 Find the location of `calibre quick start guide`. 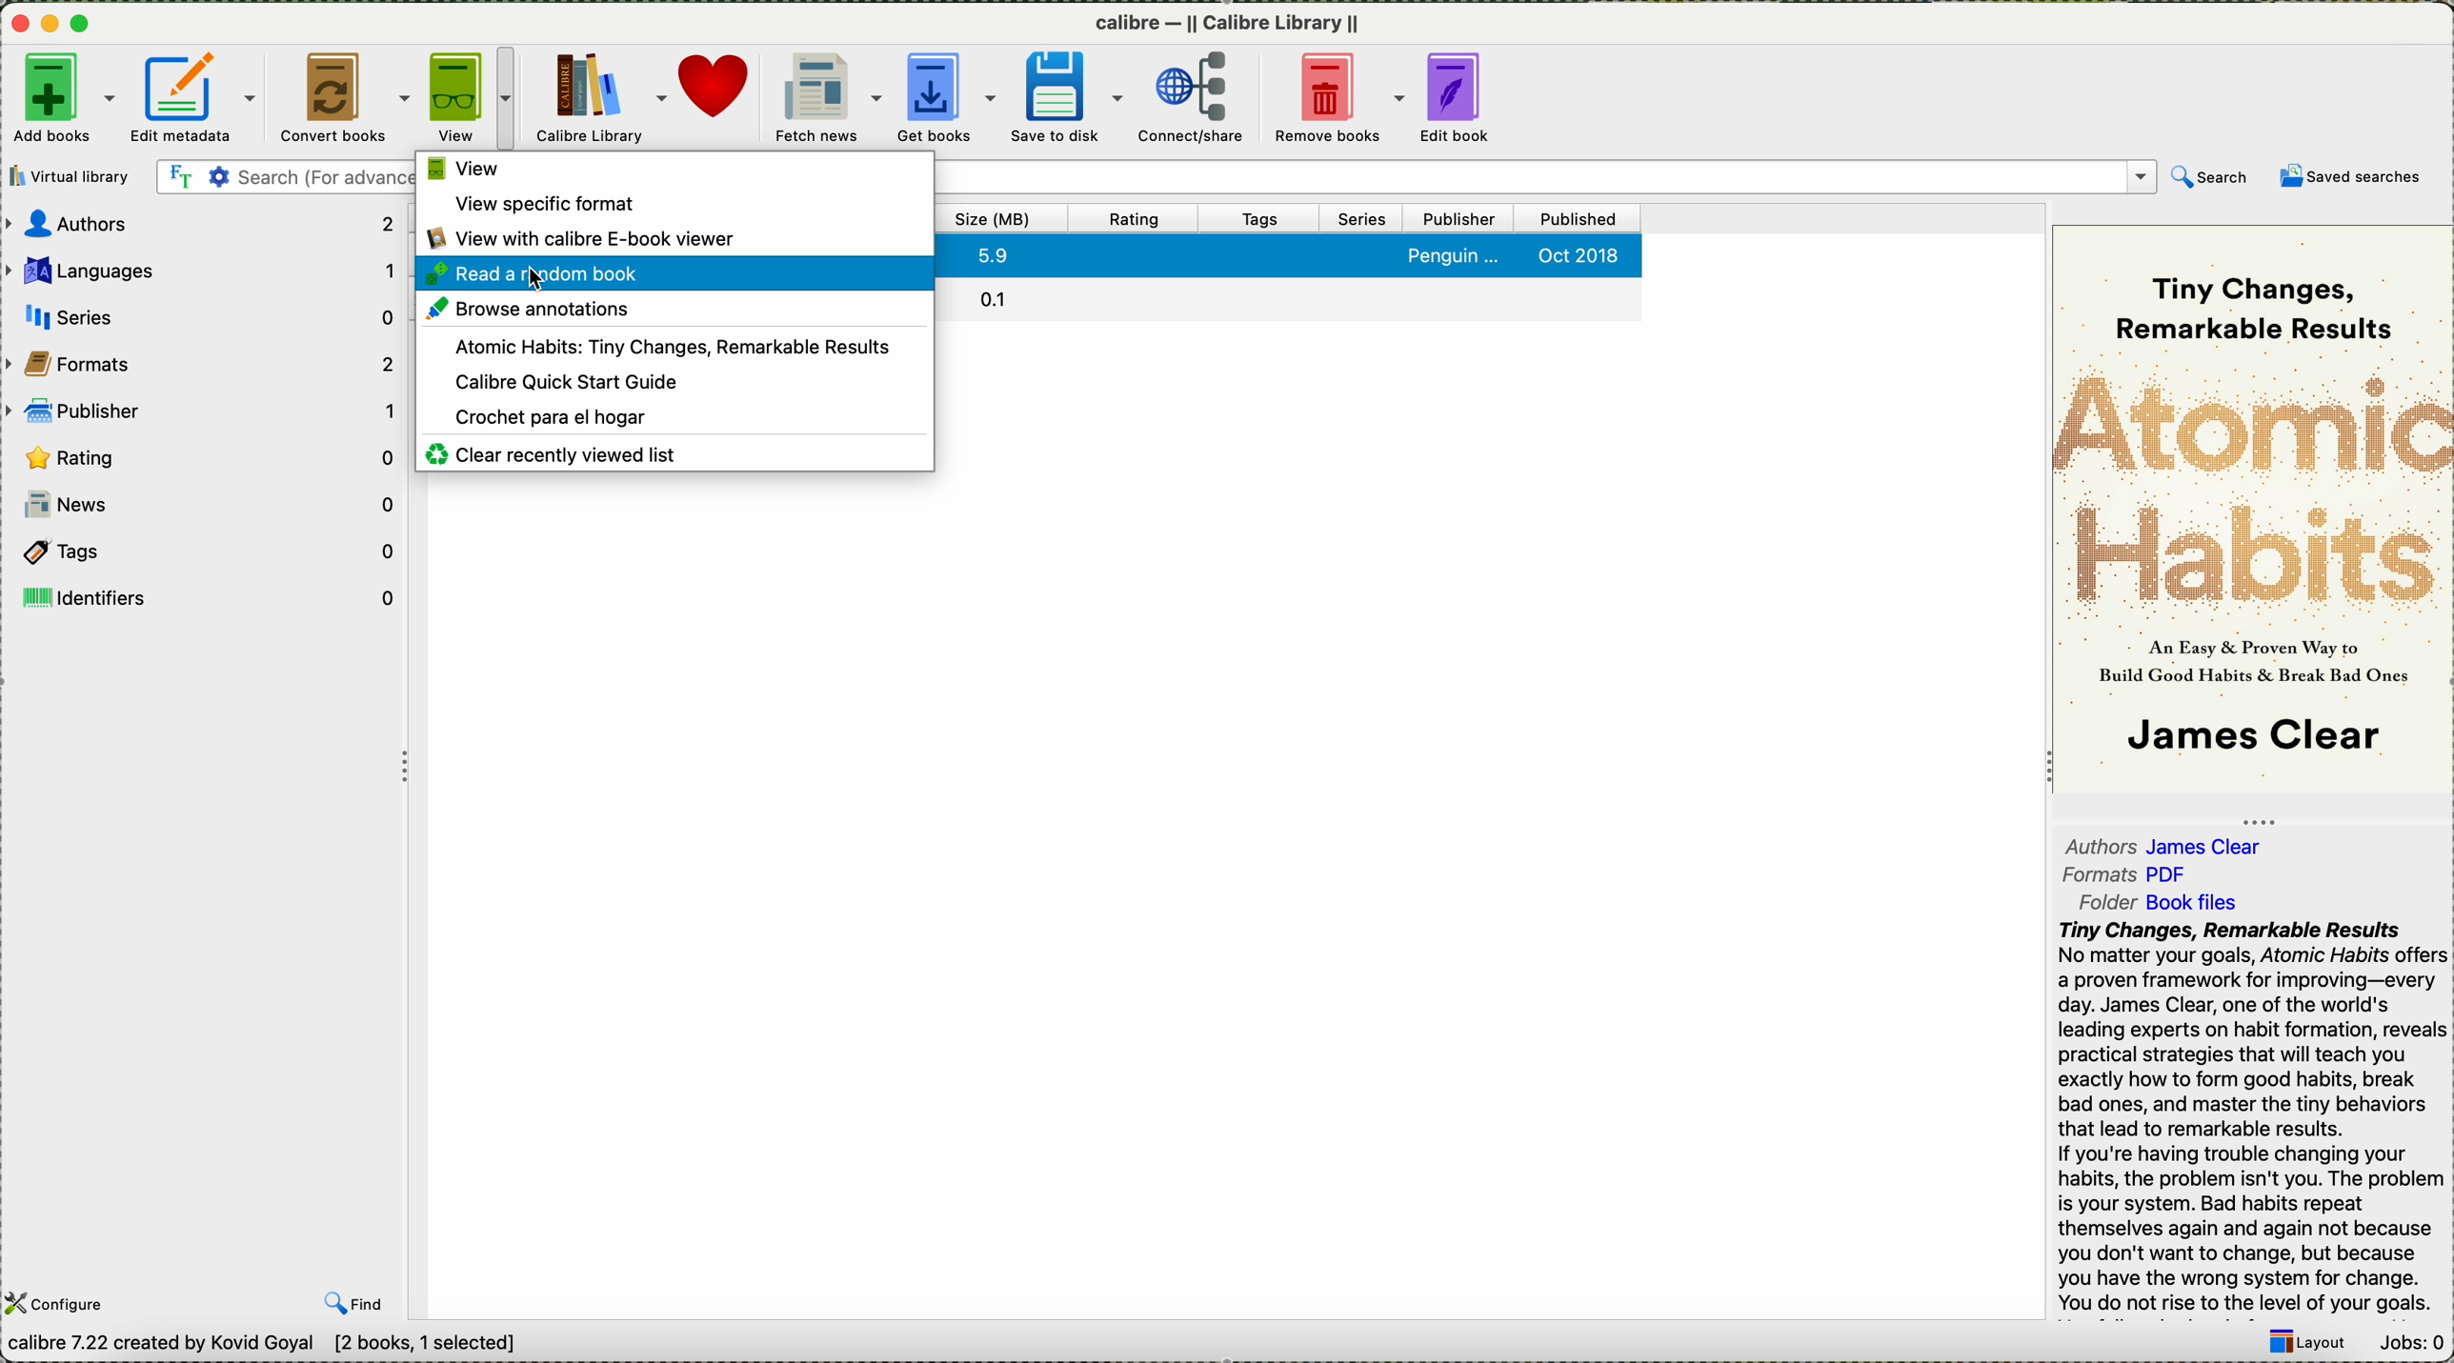

calibre quick start guide is located at coordinates (559, 380).